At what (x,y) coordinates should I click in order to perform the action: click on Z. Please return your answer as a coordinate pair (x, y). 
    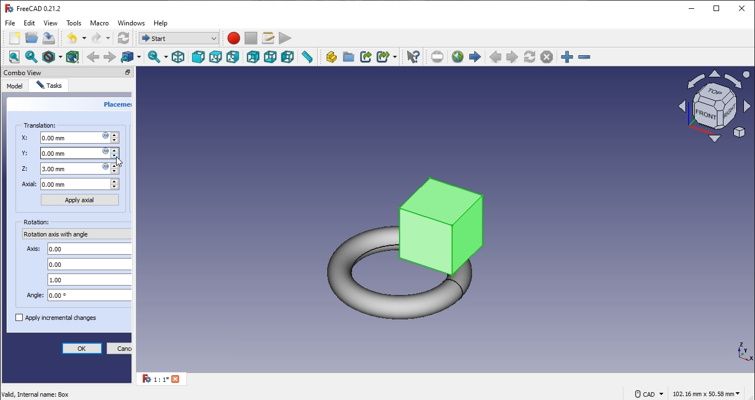
    Looking at the image, I should click on (73, 169).